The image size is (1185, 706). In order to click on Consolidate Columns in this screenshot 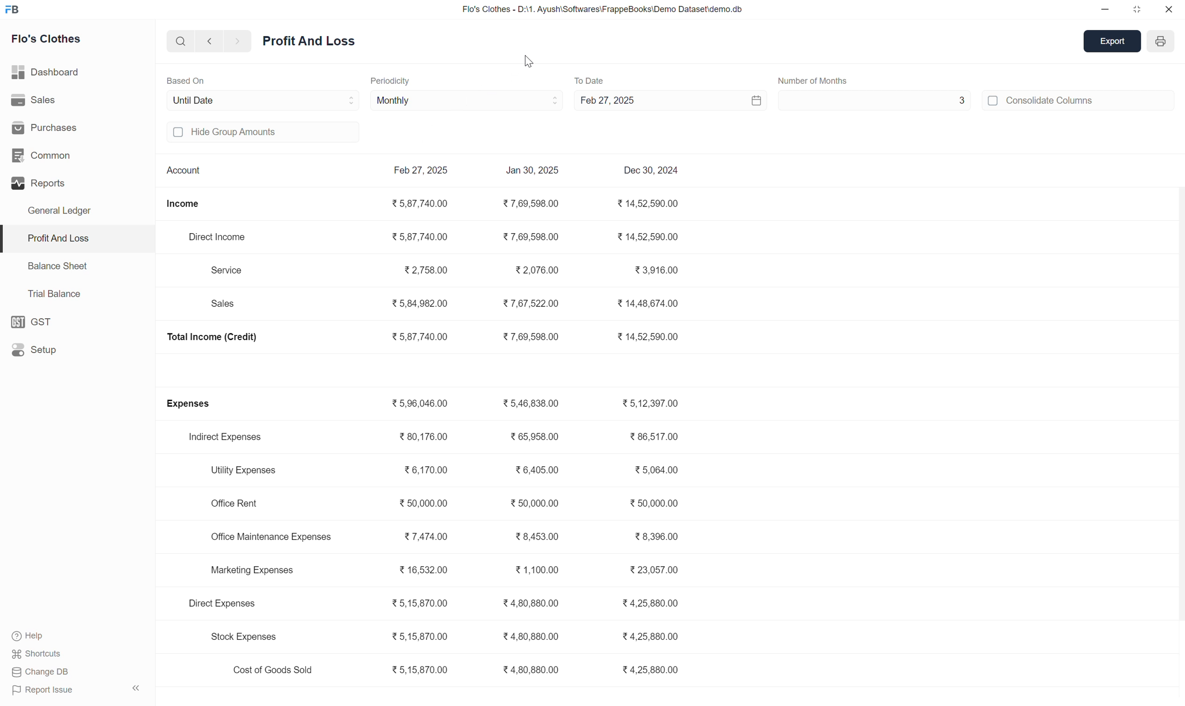, I will do `click(1044, 100)`.